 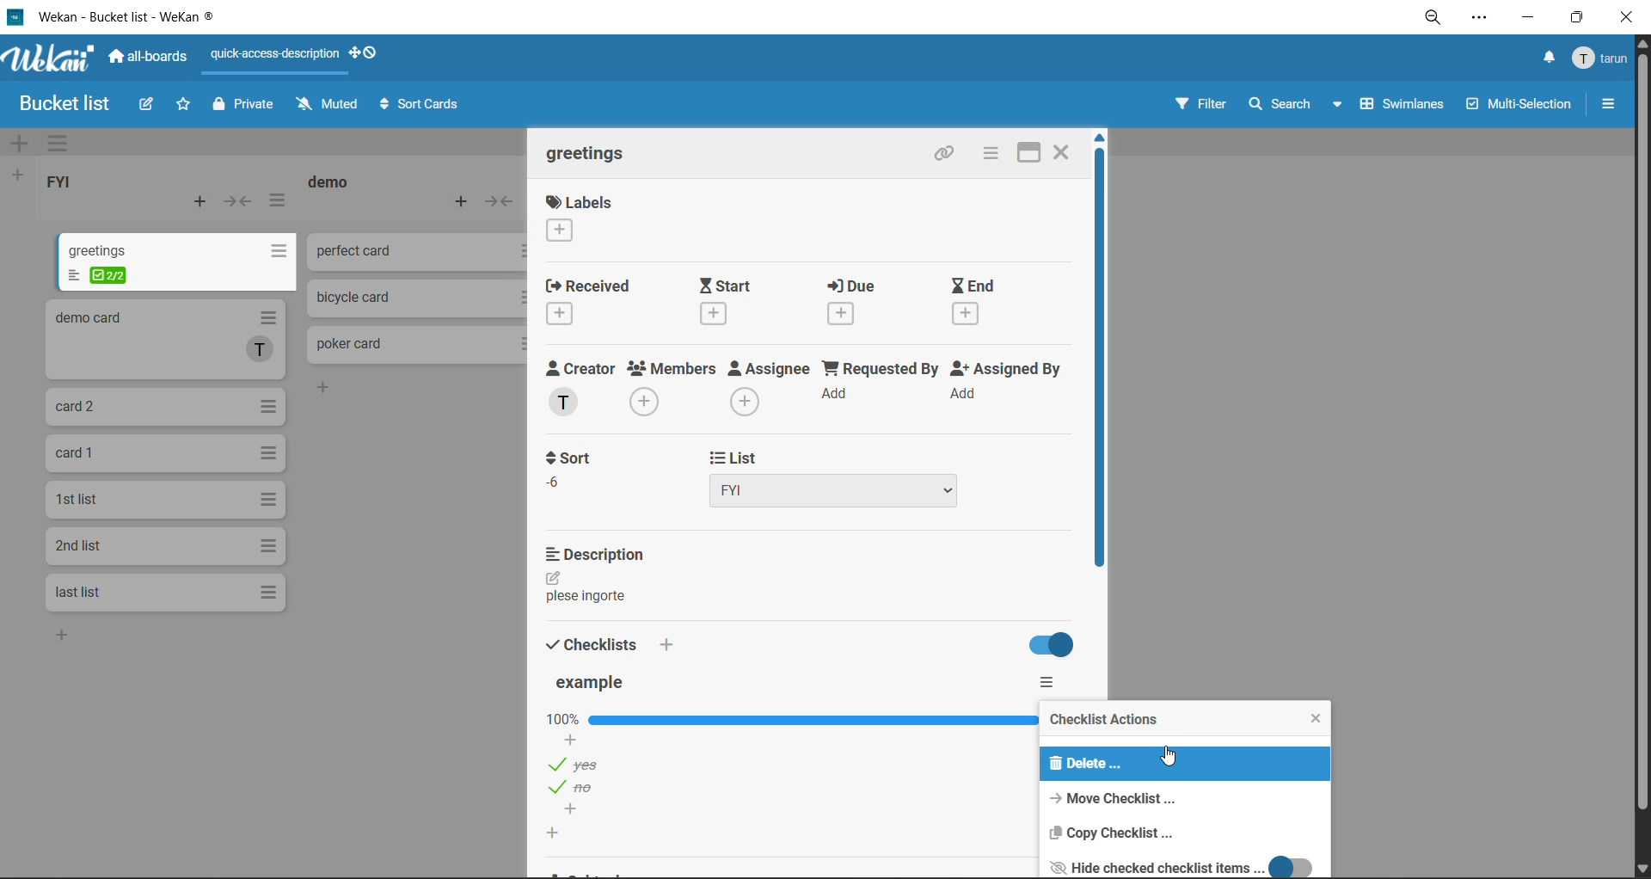 What do you see at coordinates (331, 183) in the screenshot?
I see `list title` at bounding box center [331, 183].